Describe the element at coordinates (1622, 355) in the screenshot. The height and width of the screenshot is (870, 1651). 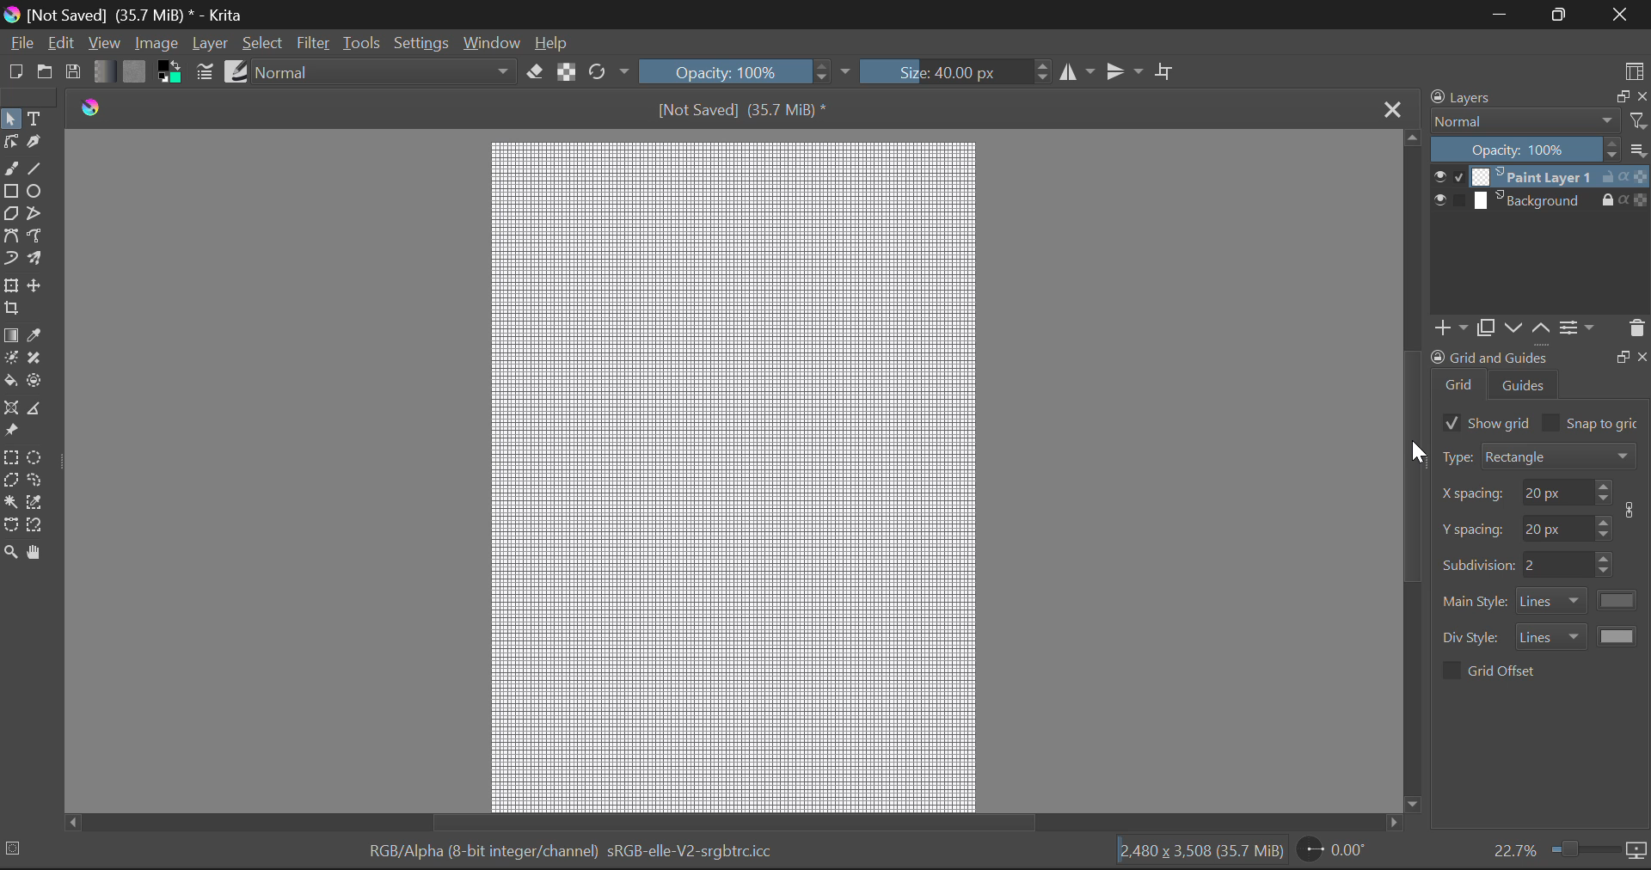
I see `` at that location.